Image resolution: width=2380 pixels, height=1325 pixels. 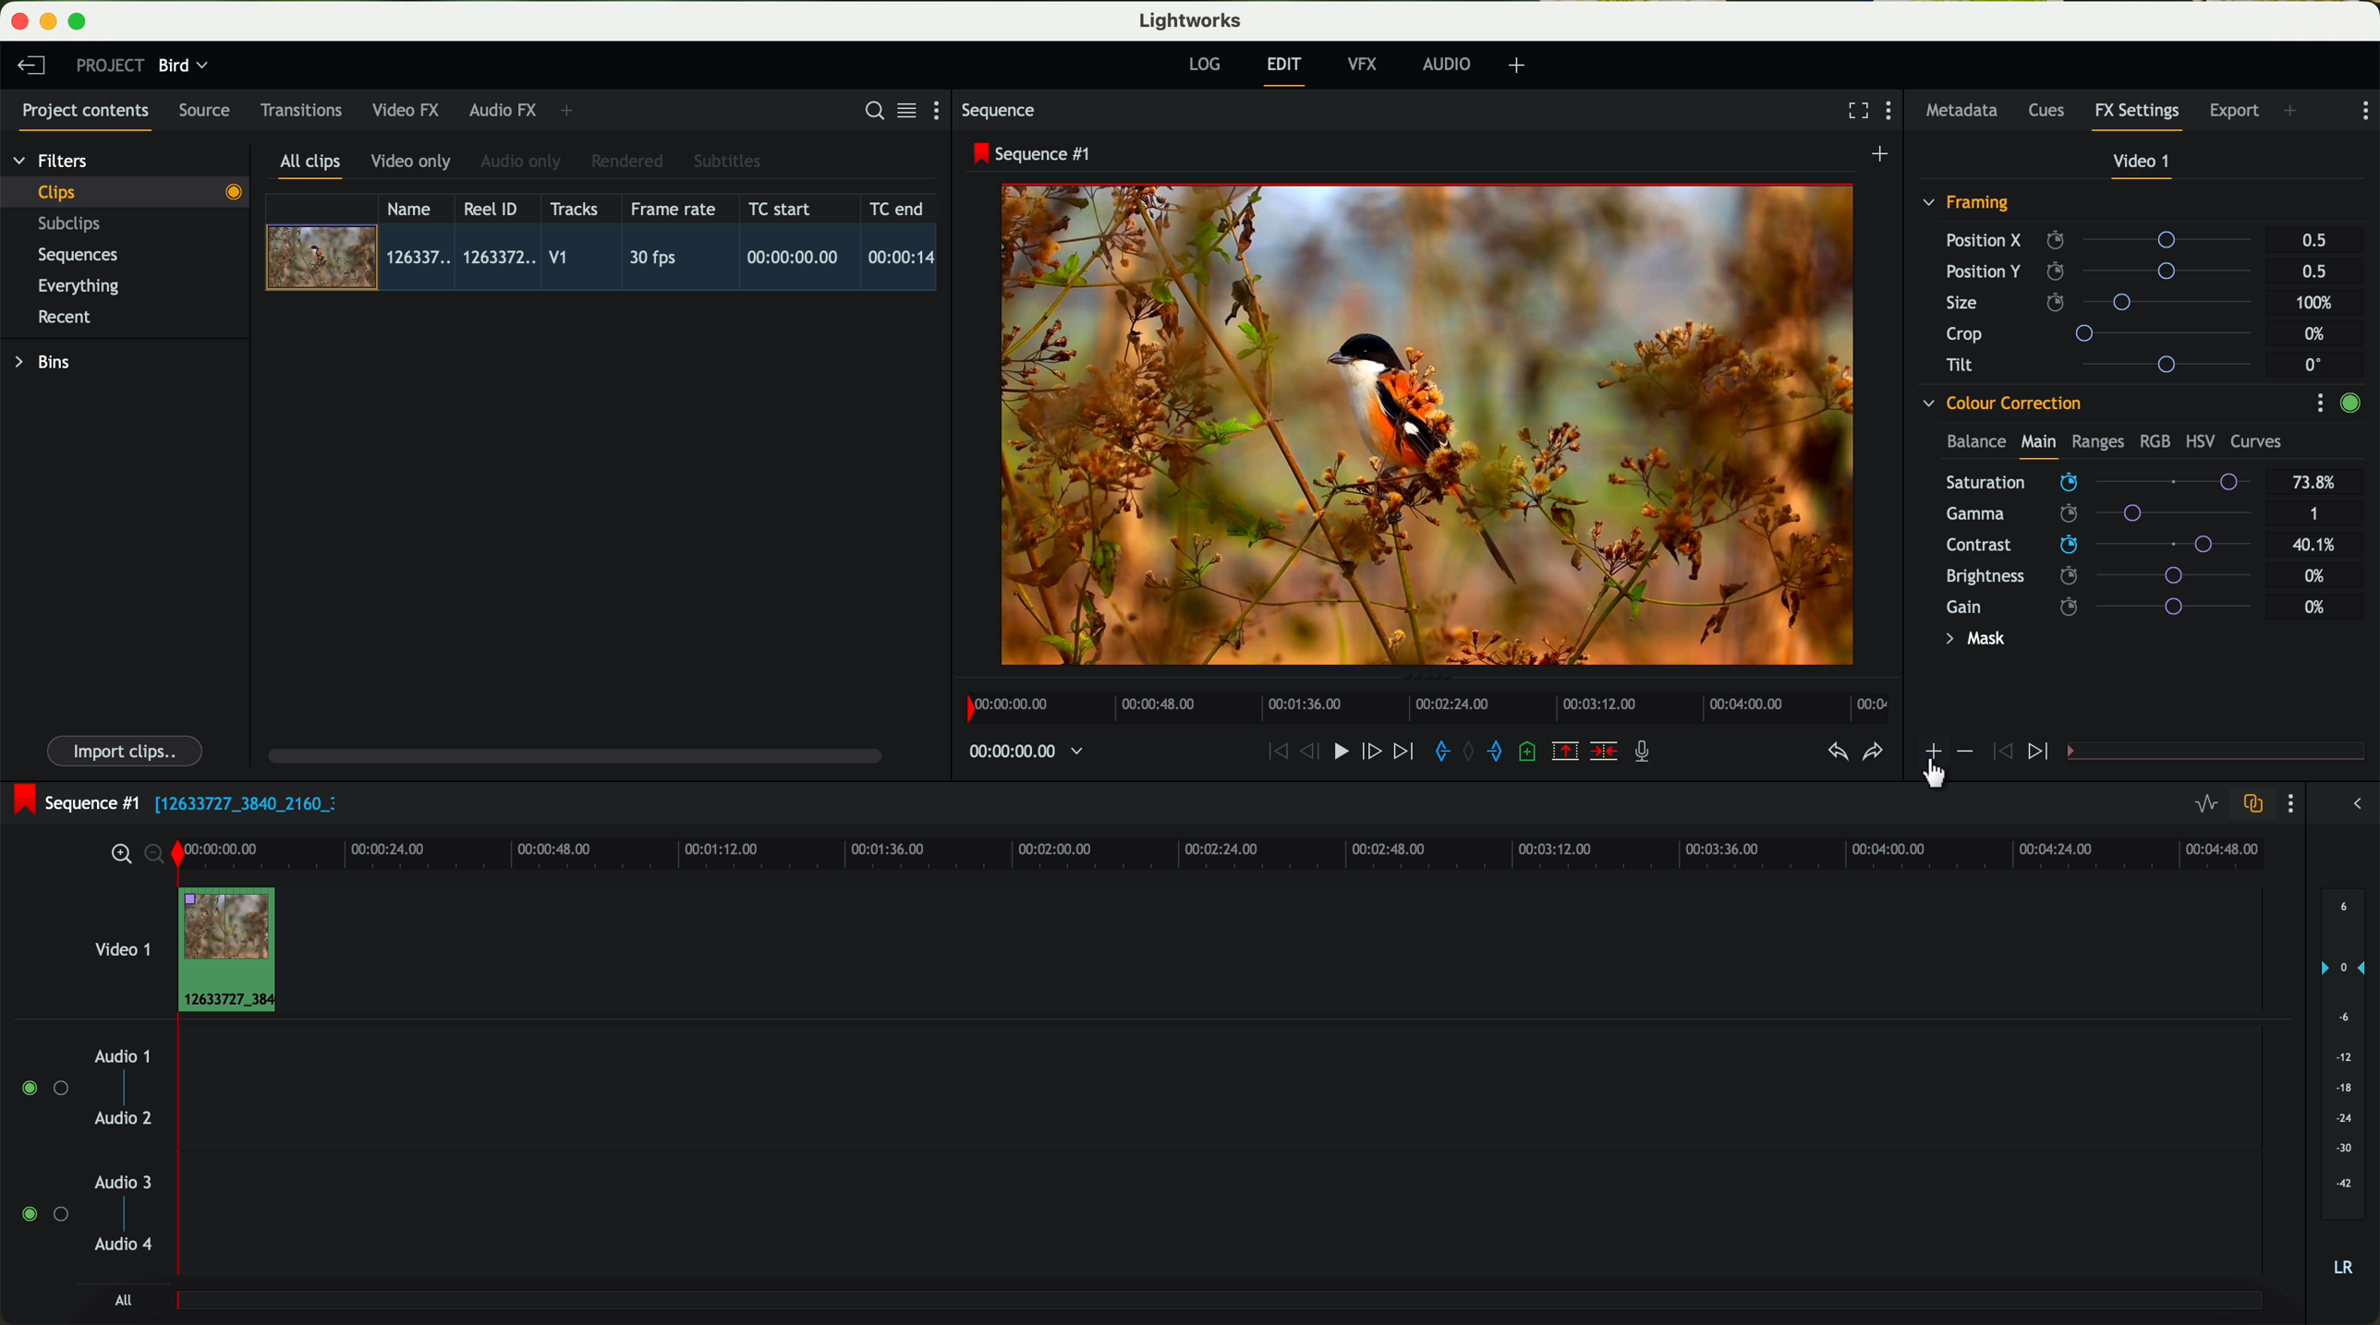 I want to click on click on contrast, so click(x=2099, y=547).